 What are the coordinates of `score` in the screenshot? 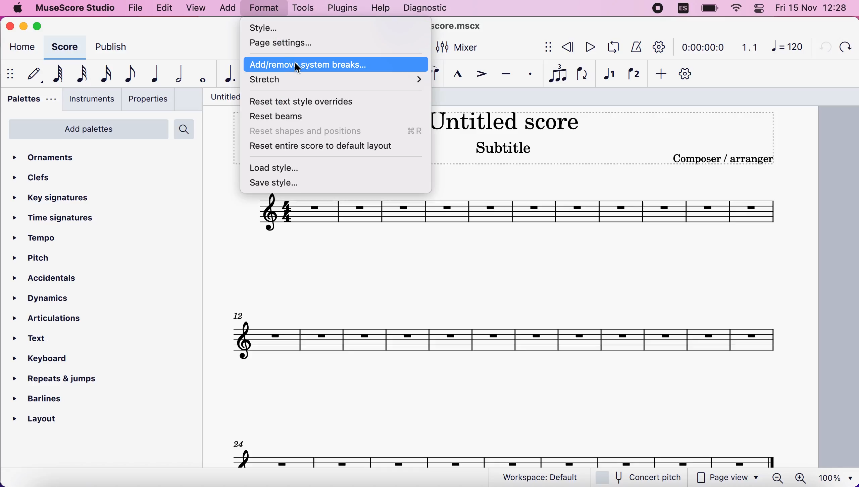 It's located at (504, 340).